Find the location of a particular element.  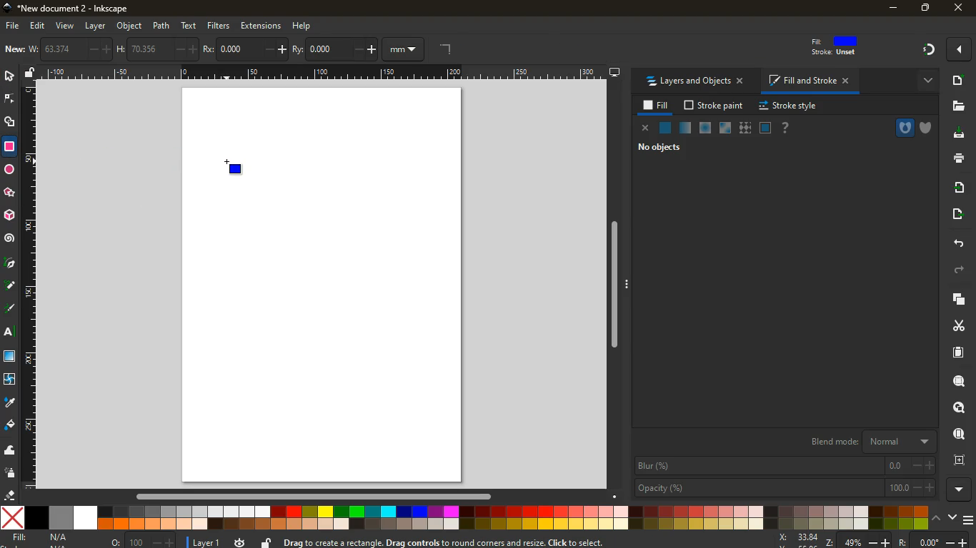

mm is located at coordinates (405, 49).